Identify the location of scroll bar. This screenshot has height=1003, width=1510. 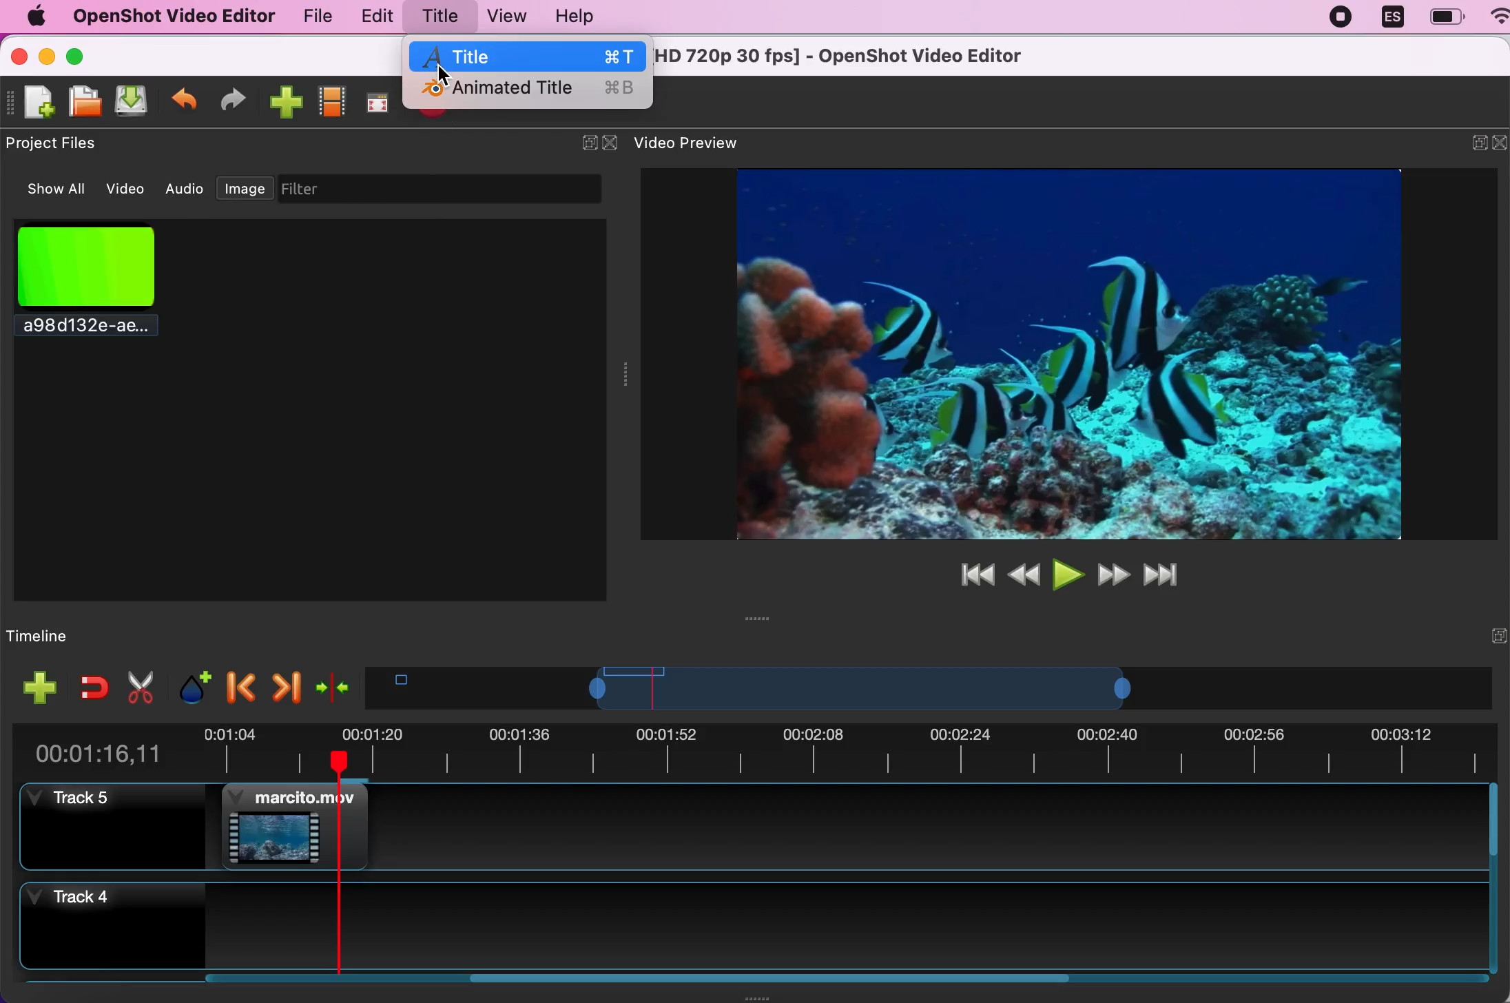
(640, 984).